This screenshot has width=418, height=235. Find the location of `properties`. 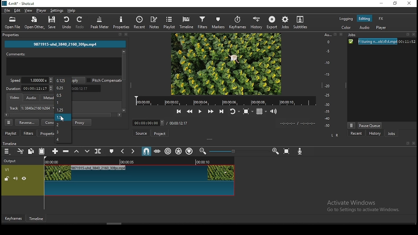

properties is located at coordinates (11, 34).